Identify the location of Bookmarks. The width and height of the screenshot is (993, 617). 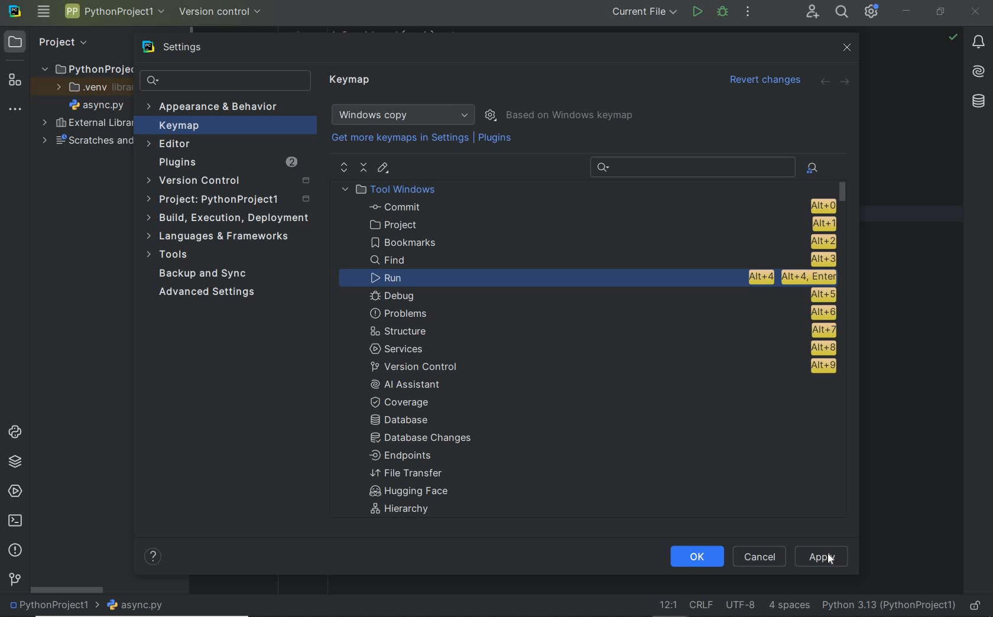
(601, 242).